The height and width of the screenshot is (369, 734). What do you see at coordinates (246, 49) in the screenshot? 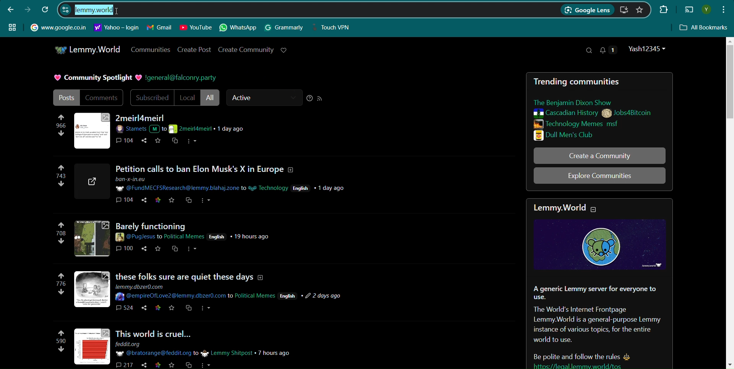
I see `Create Community` at bounding box center [246, 49].